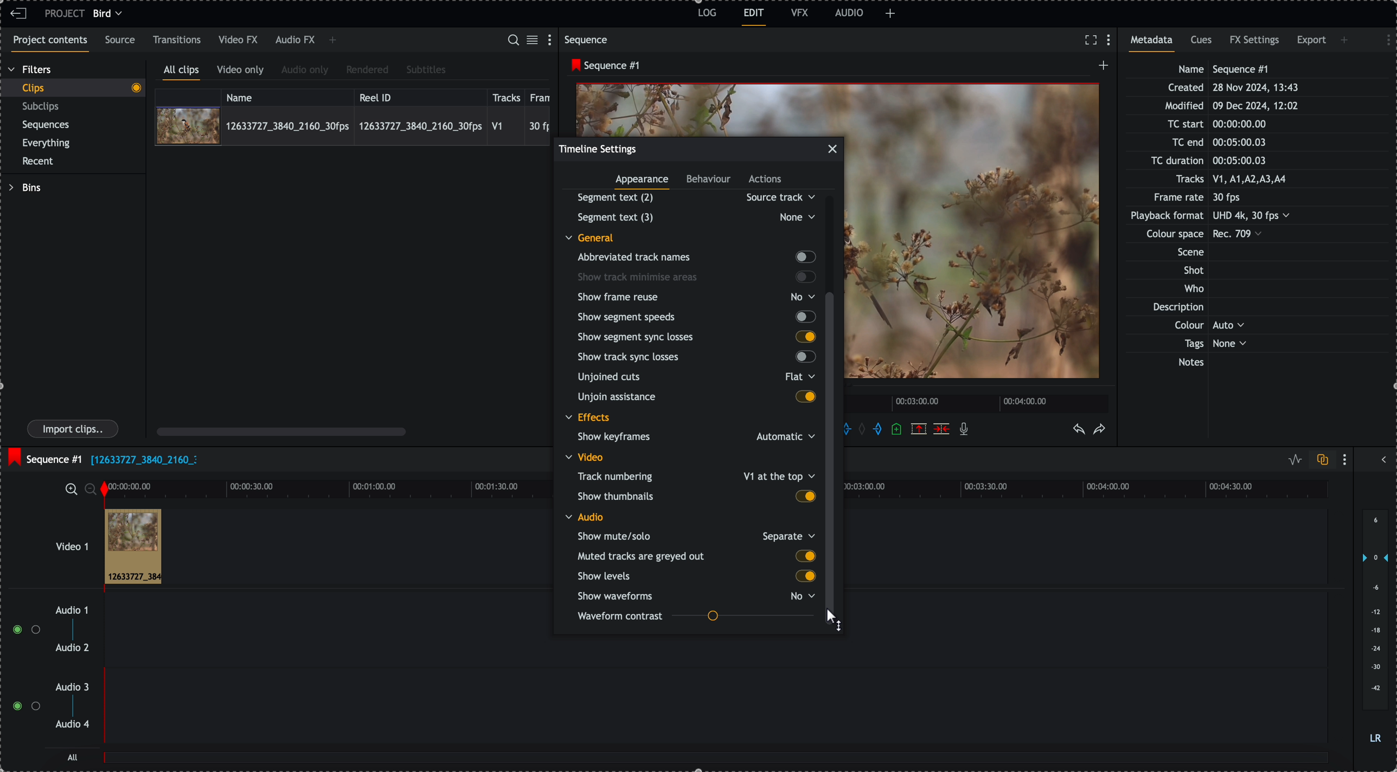  What do you see at coordinates (326, 488) in the screenshot?
I see `timeline` at bounding box center [326, 488].